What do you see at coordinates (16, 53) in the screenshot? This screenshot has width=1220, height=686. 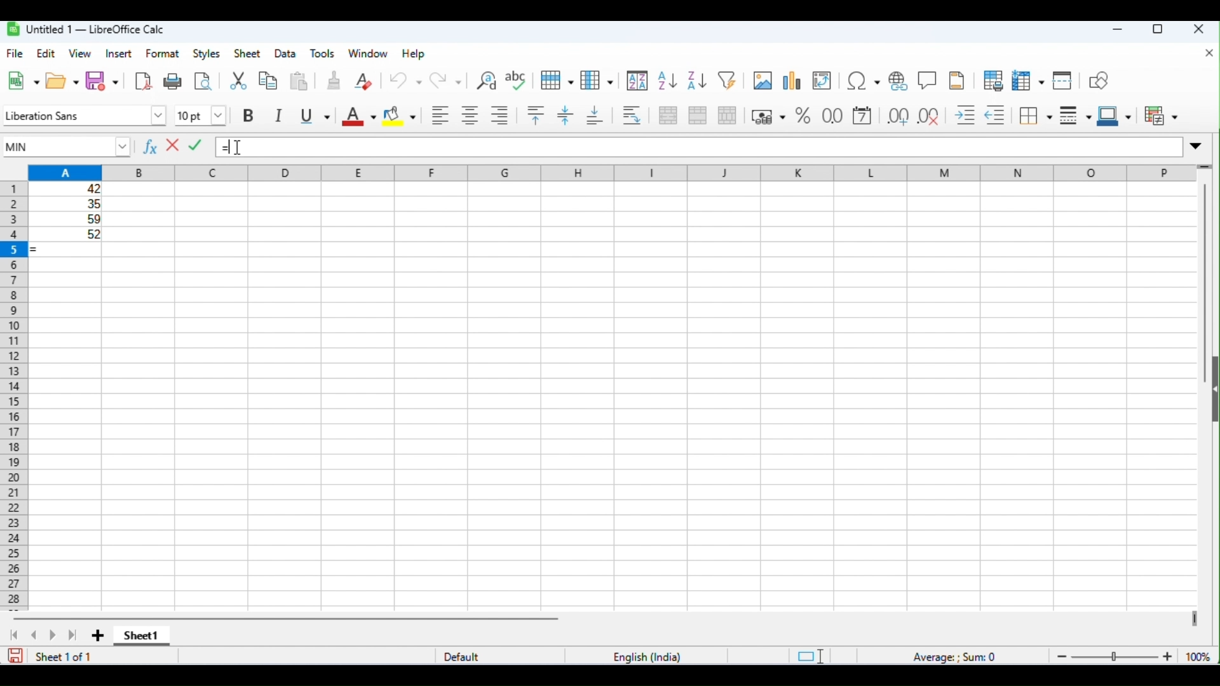 I see `file` at bounding box center [16, 53].